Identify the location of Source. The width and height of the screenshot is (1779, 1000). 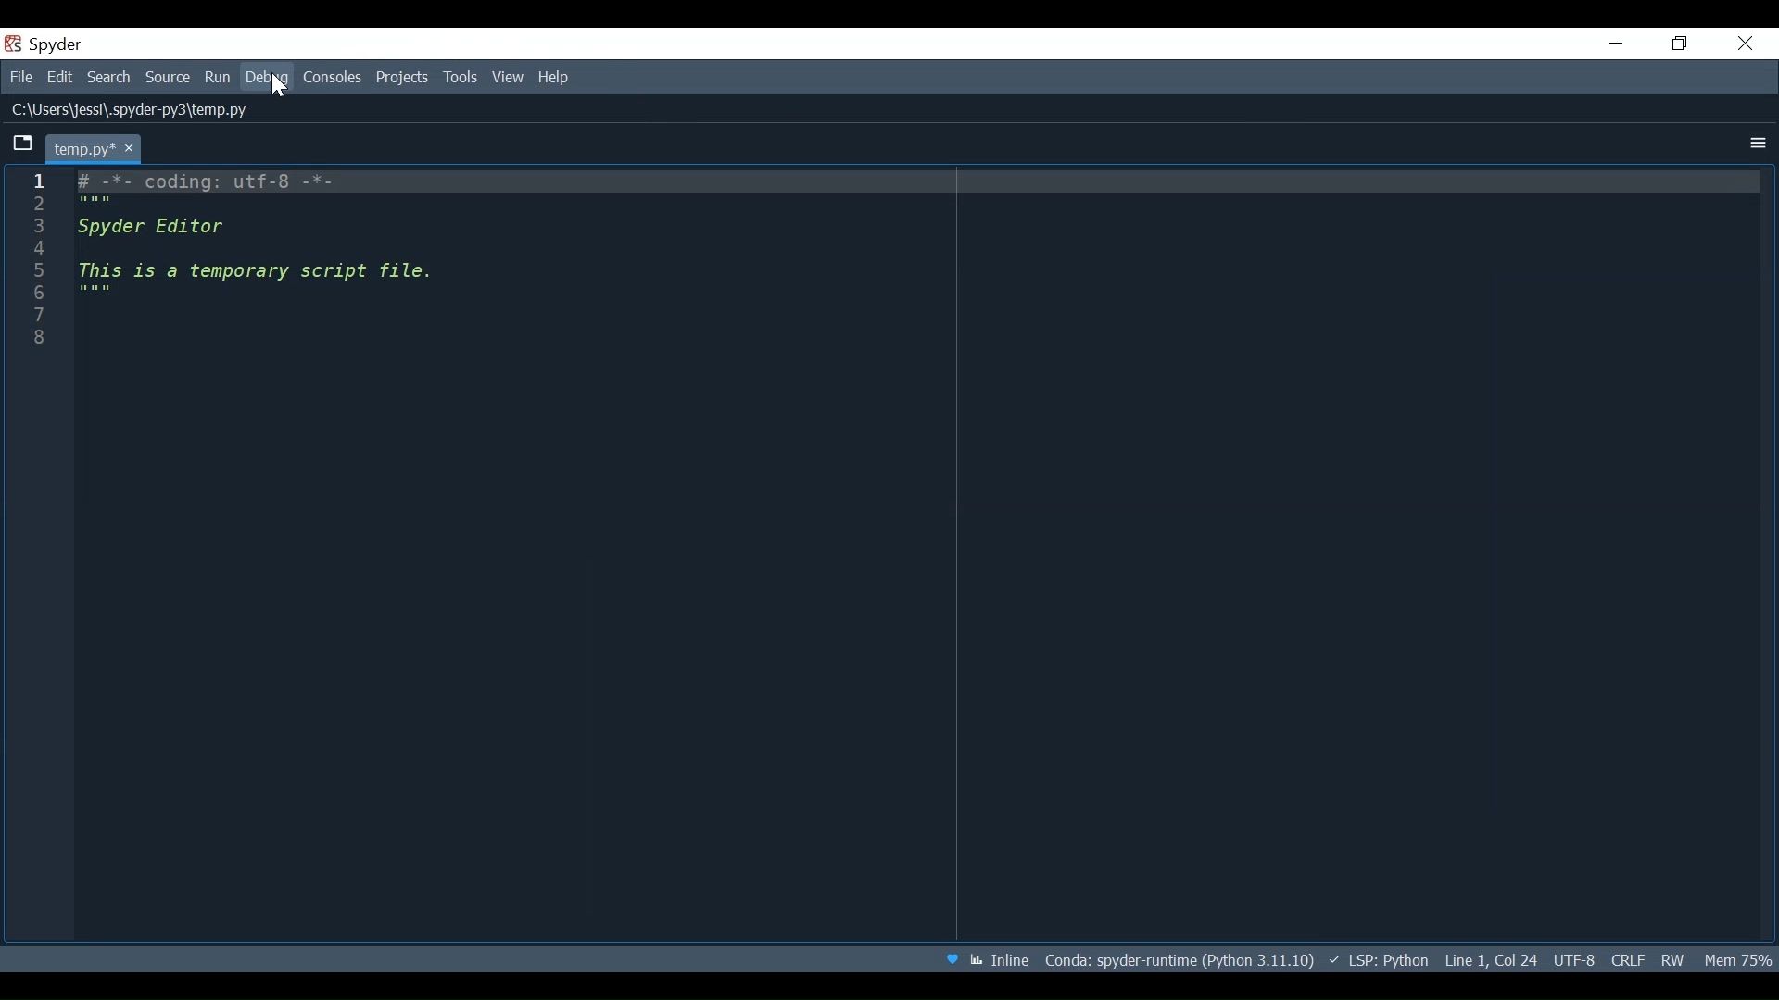
(168, 79).